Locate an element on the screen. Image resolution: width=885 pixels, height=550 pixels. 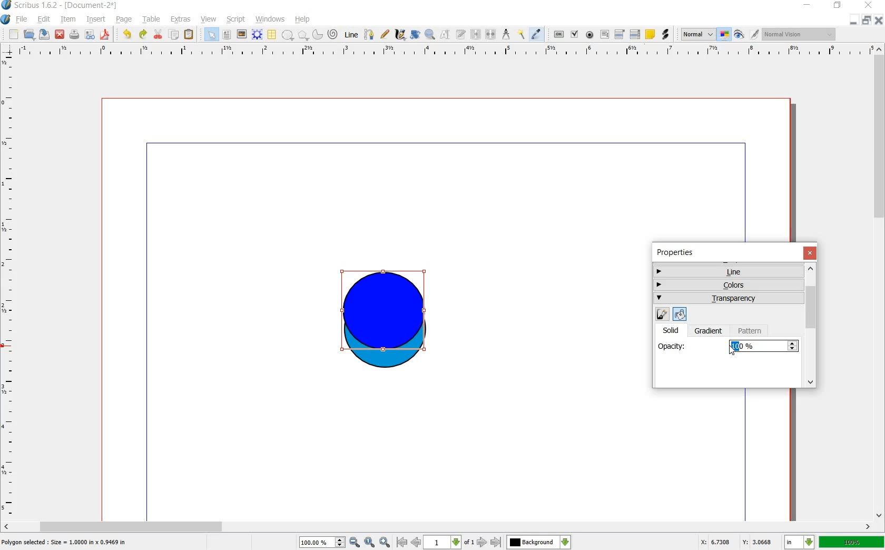
bezier curve is located at coordinates (369, 35).